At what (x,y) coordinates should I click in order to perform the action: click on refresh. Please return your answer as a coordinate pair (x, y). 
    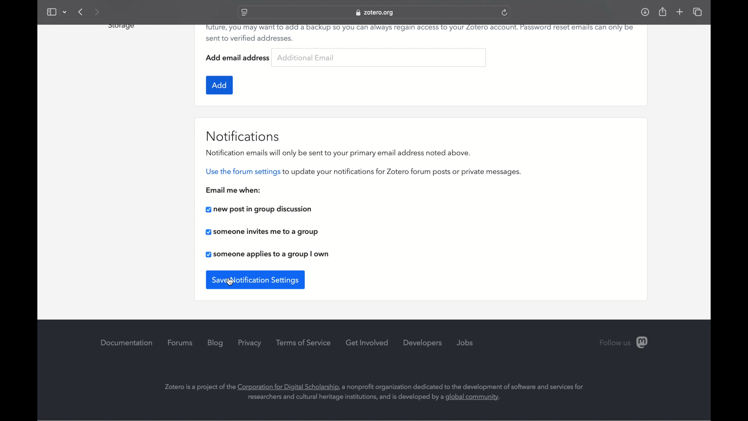
    Looking at the image, I should click on (505, 12).